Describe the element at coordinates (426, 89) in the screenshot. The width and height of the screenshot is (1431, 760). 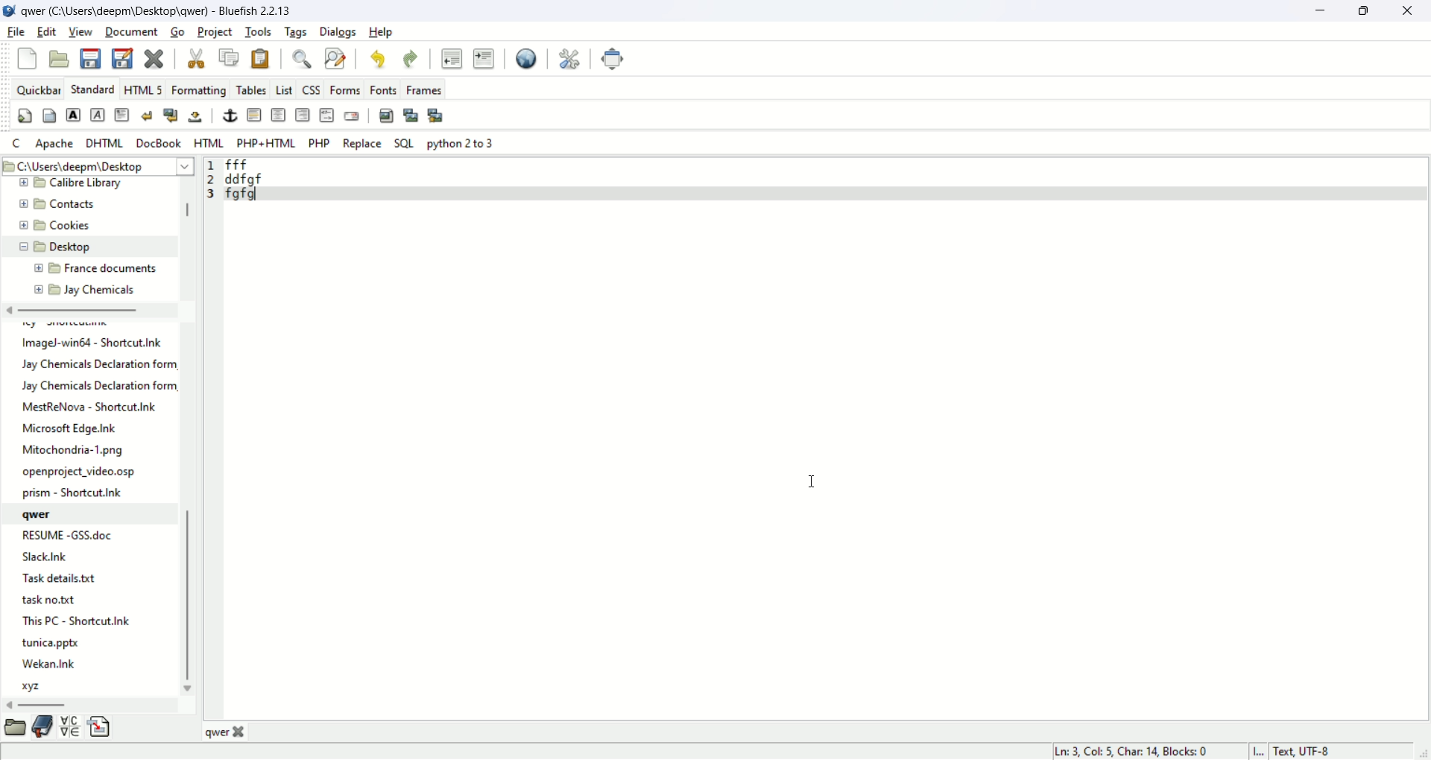
I see `frames` at that location.